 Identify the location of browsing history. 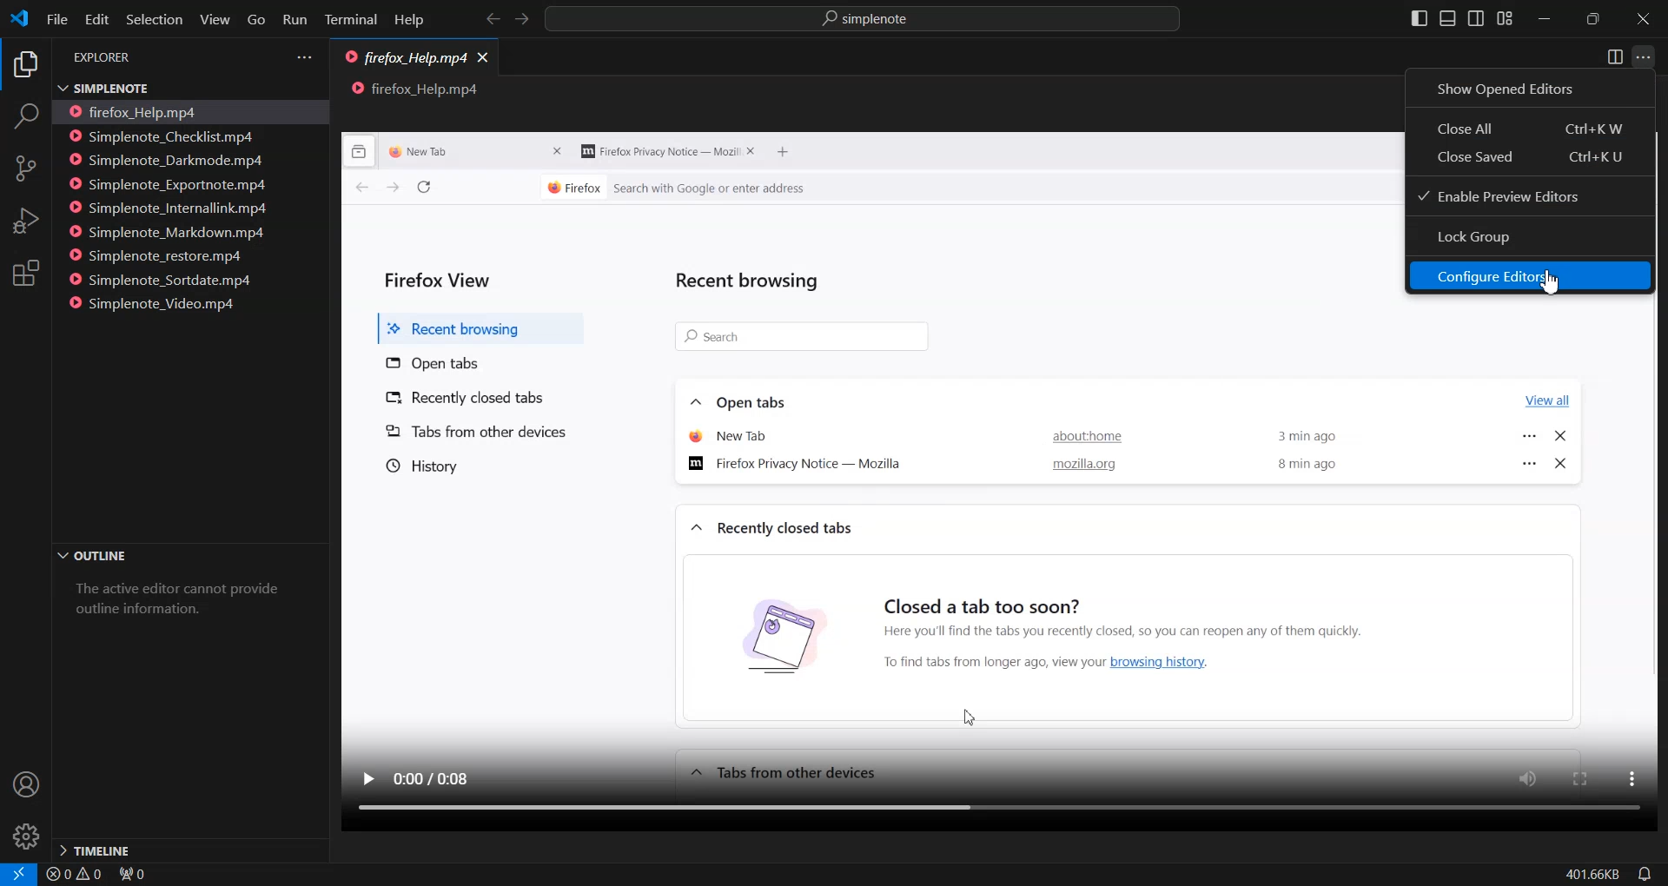
(762, 634).